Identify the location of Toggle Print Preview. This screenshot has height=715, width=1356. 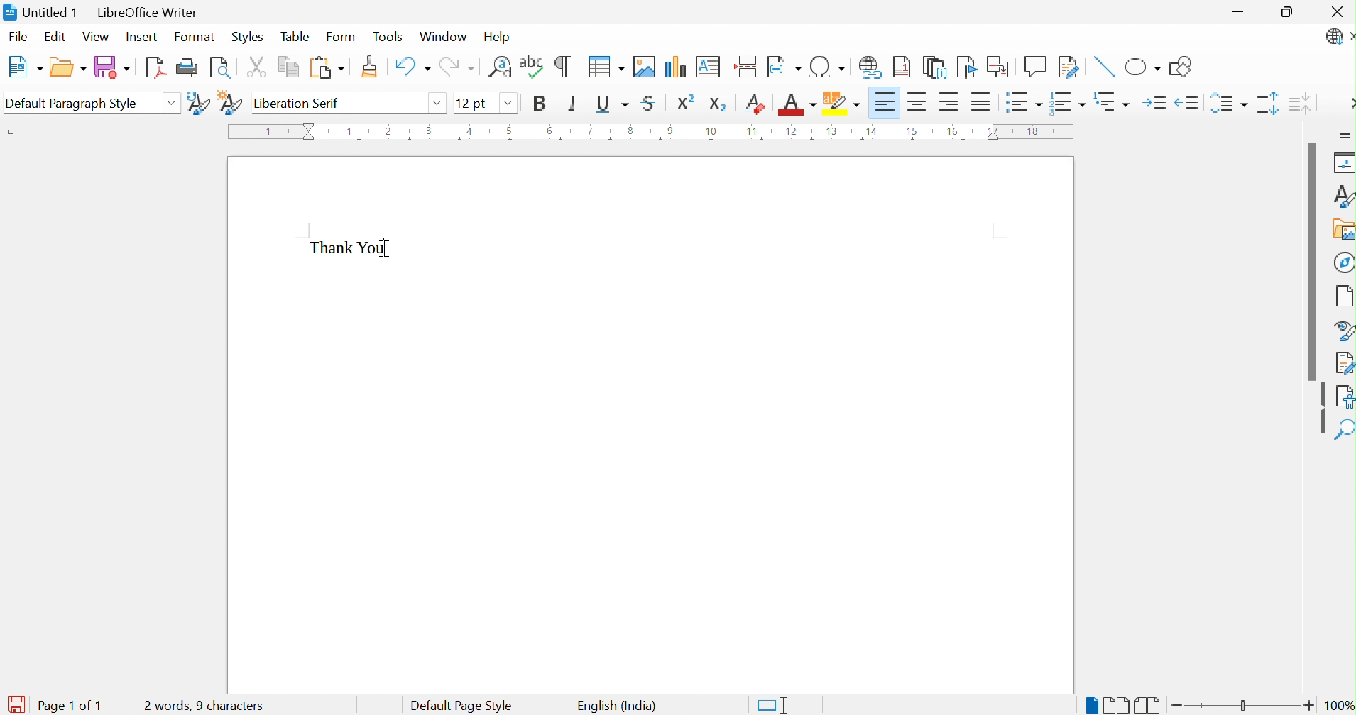
(219, 68).